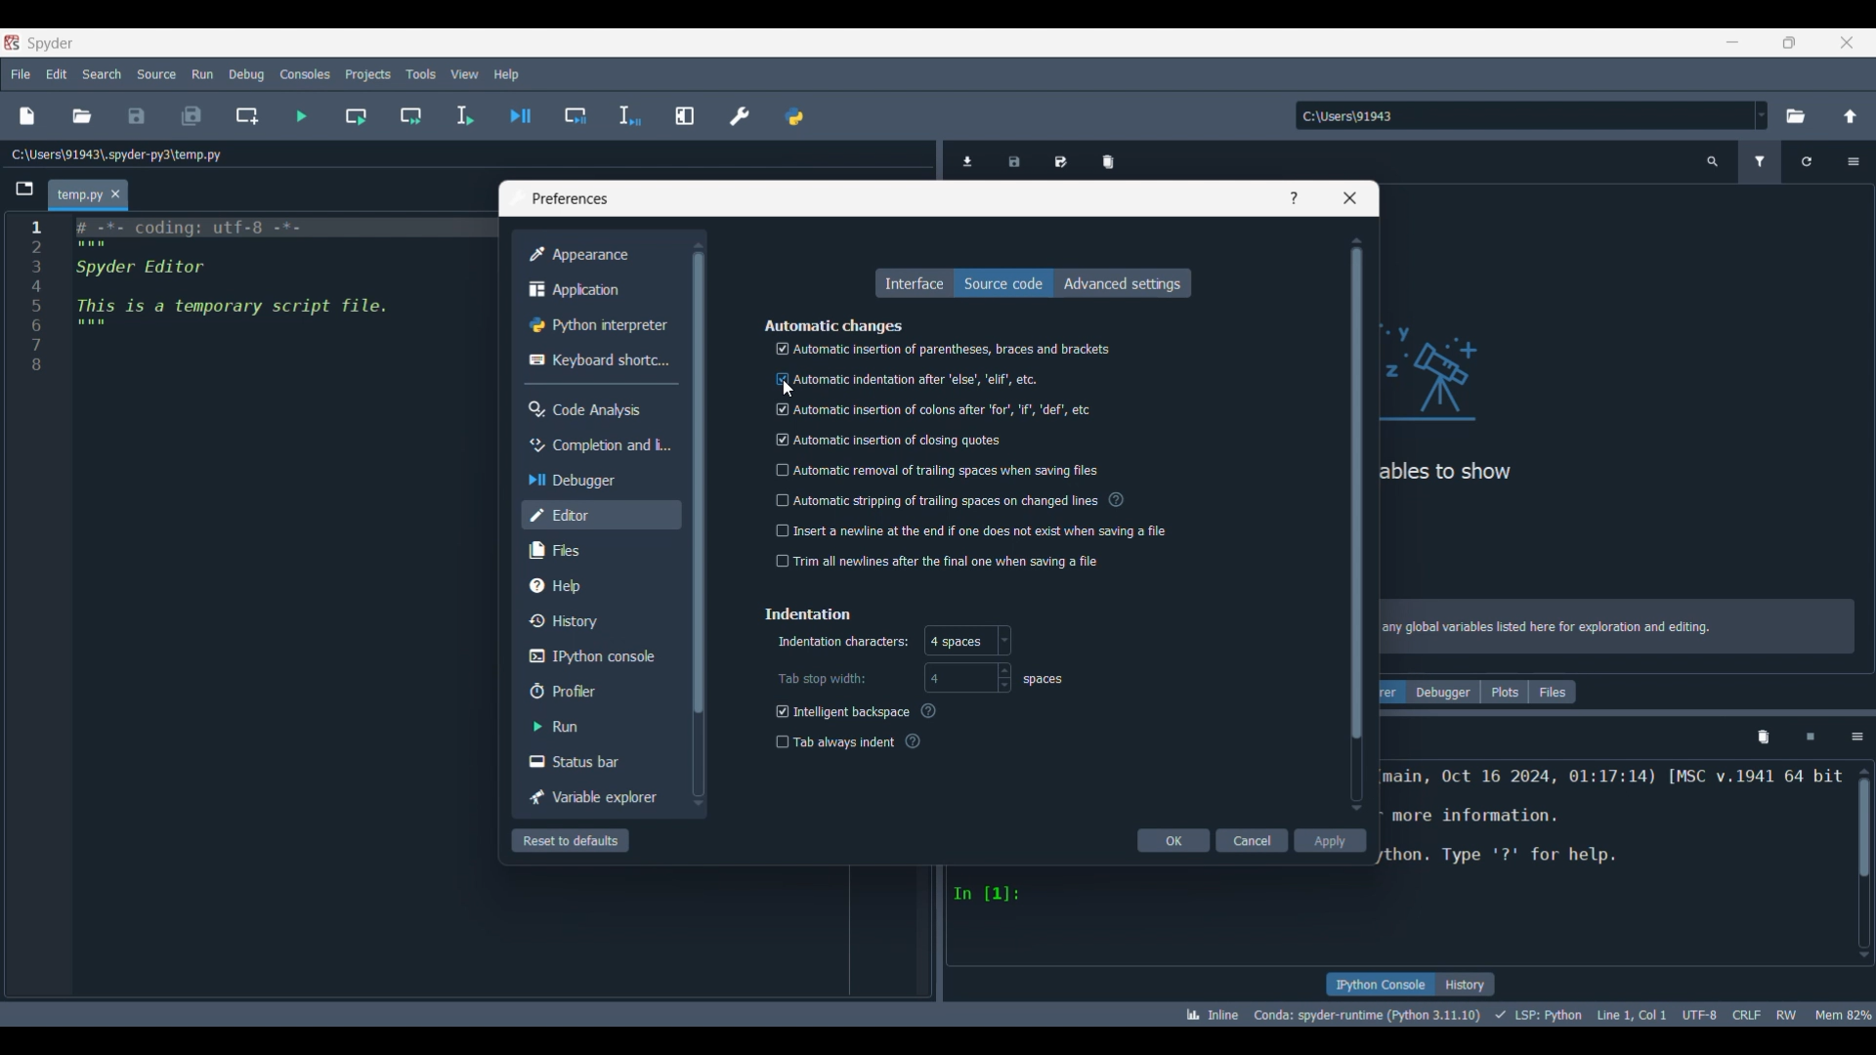 The image size is (1876, 1055). I want to click on Filter variables, so click(1760, 162).